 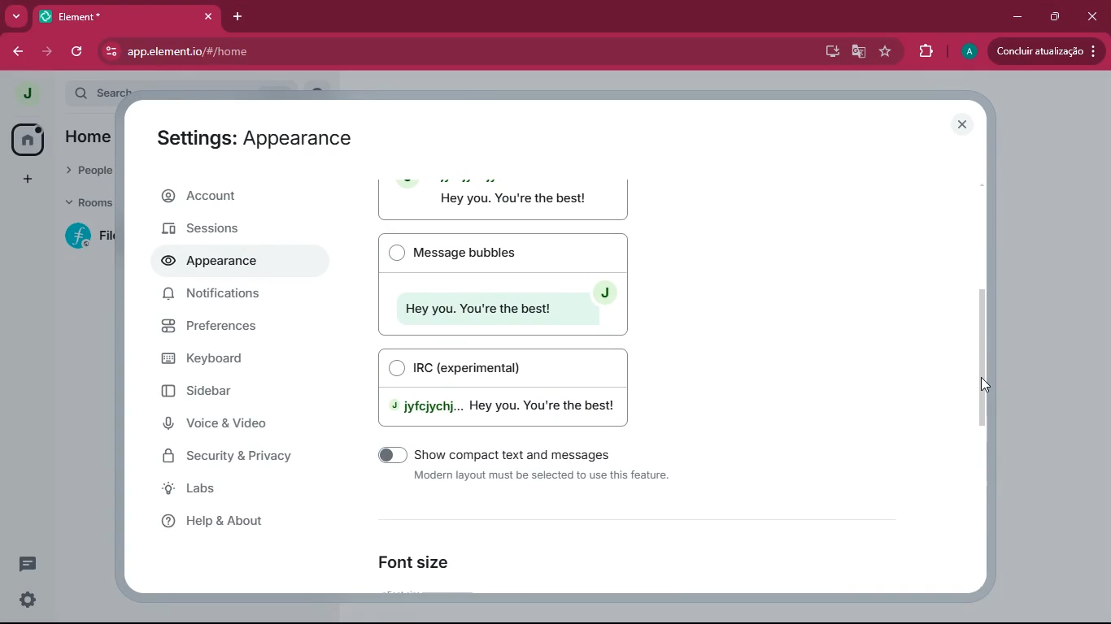 What do you see at coordinates (239, 16) in the screenshot?
I see `add tab` at bounding box center [239, 16].